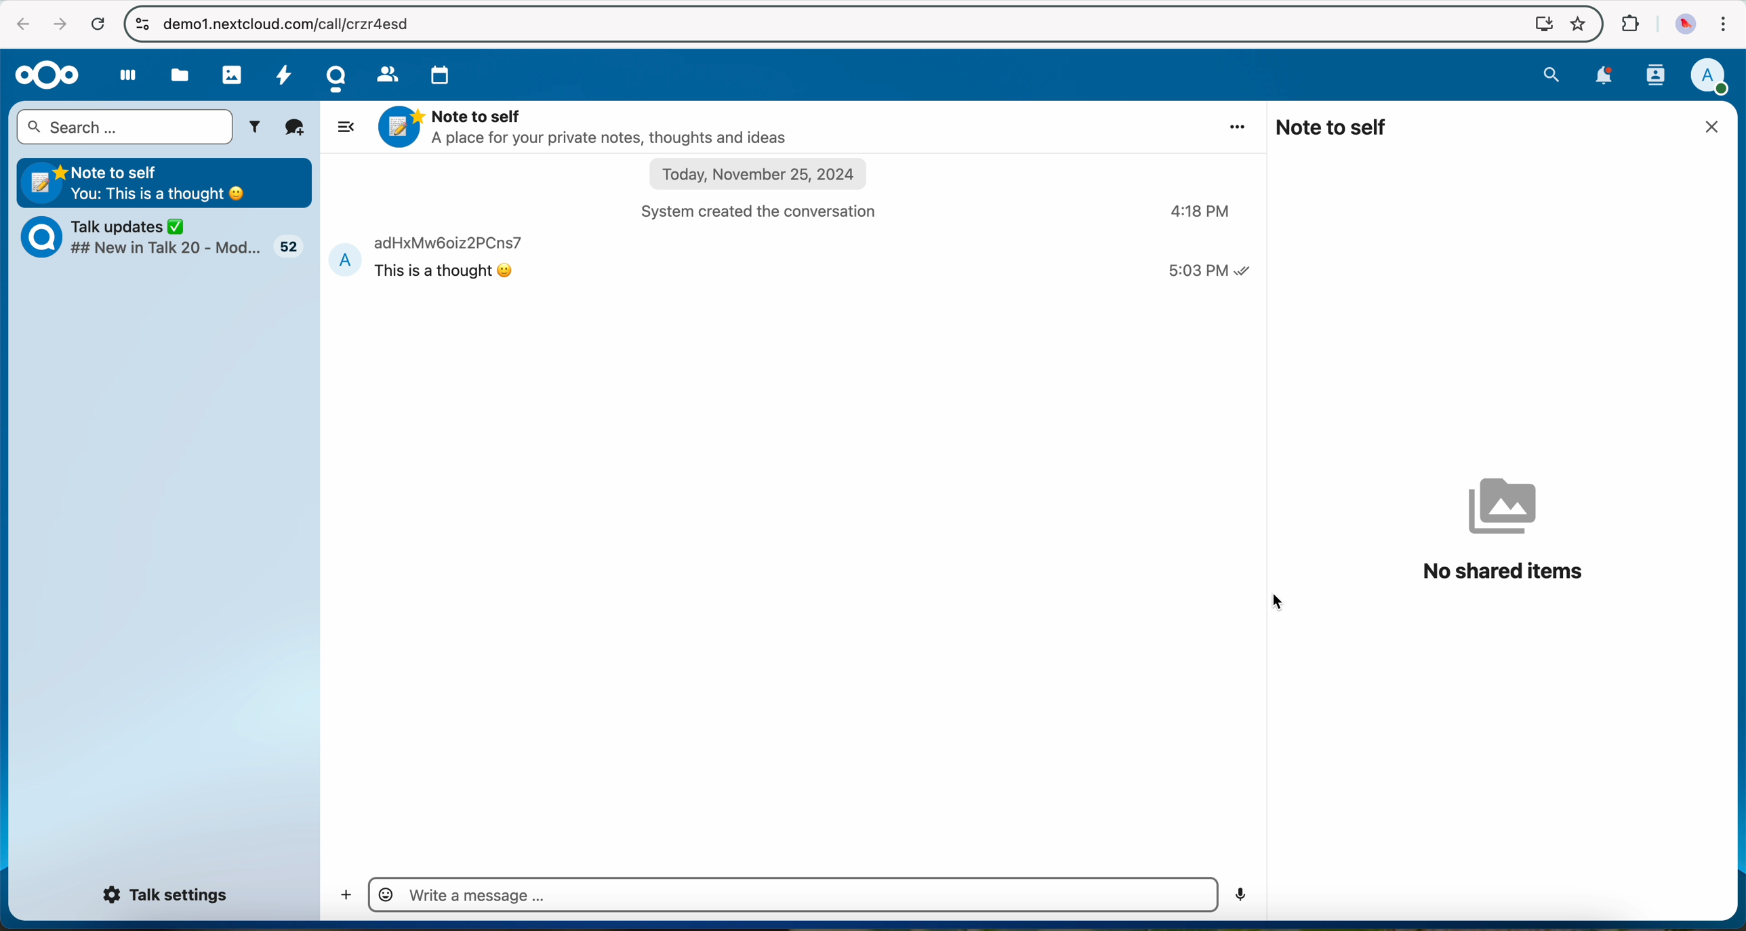 The width and height of the screenshot is (1746, 931). I want to click on photos, so click(231, 73).